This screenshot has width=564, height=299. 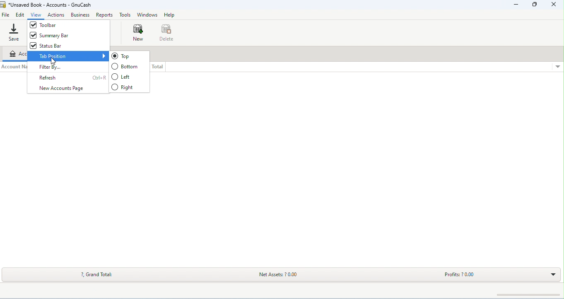 I want to click on total, so click(x=157, y=67).